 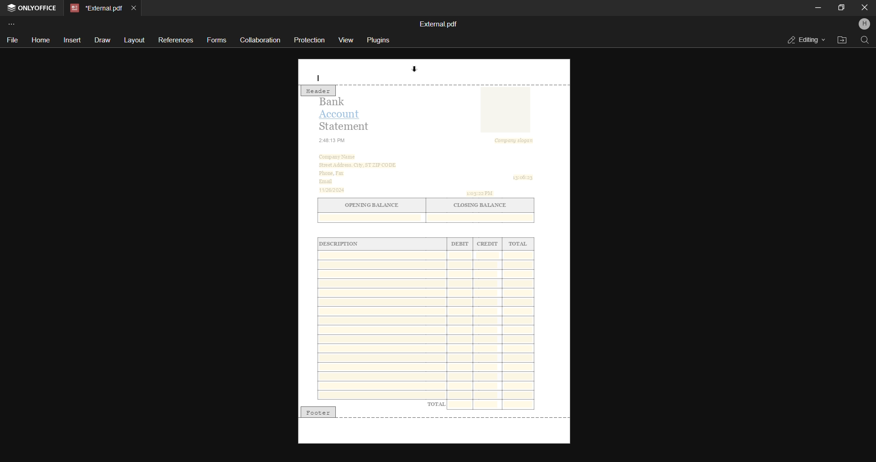 I want to click on protection, so click(x=311, y=40).